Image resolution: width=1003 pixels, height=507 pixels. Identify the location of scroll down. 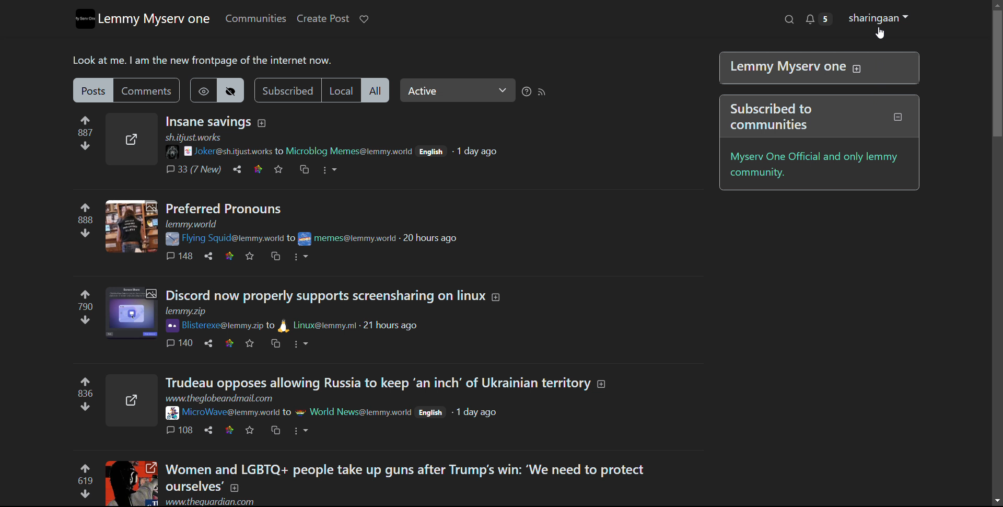
(997, 501).